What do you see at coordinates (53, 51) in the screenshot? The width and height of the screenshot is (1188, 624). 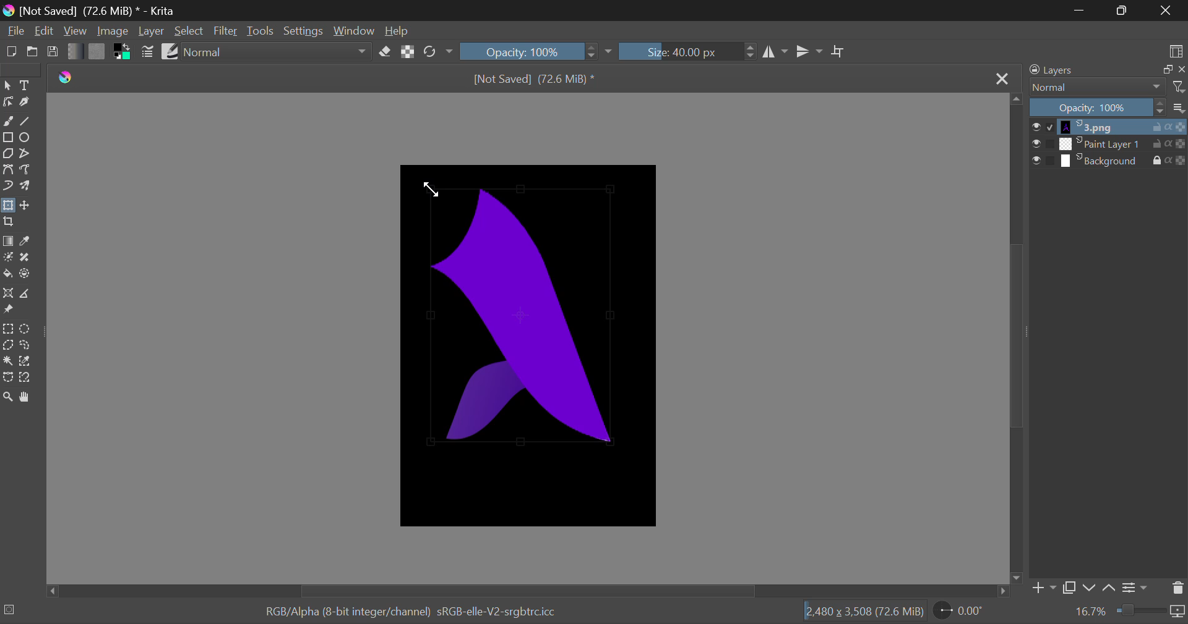 I see `Save` at bounding box center [53, 51].